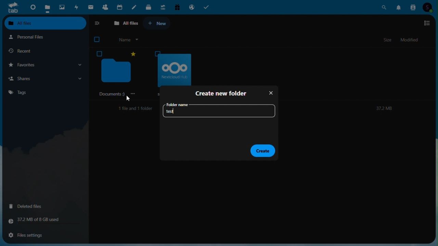 The height and width of the screenshot is (246, 438). What do you see at coordinates (48, 6) in the screenshot?
I see `Files` at bounding box center [48, 6].